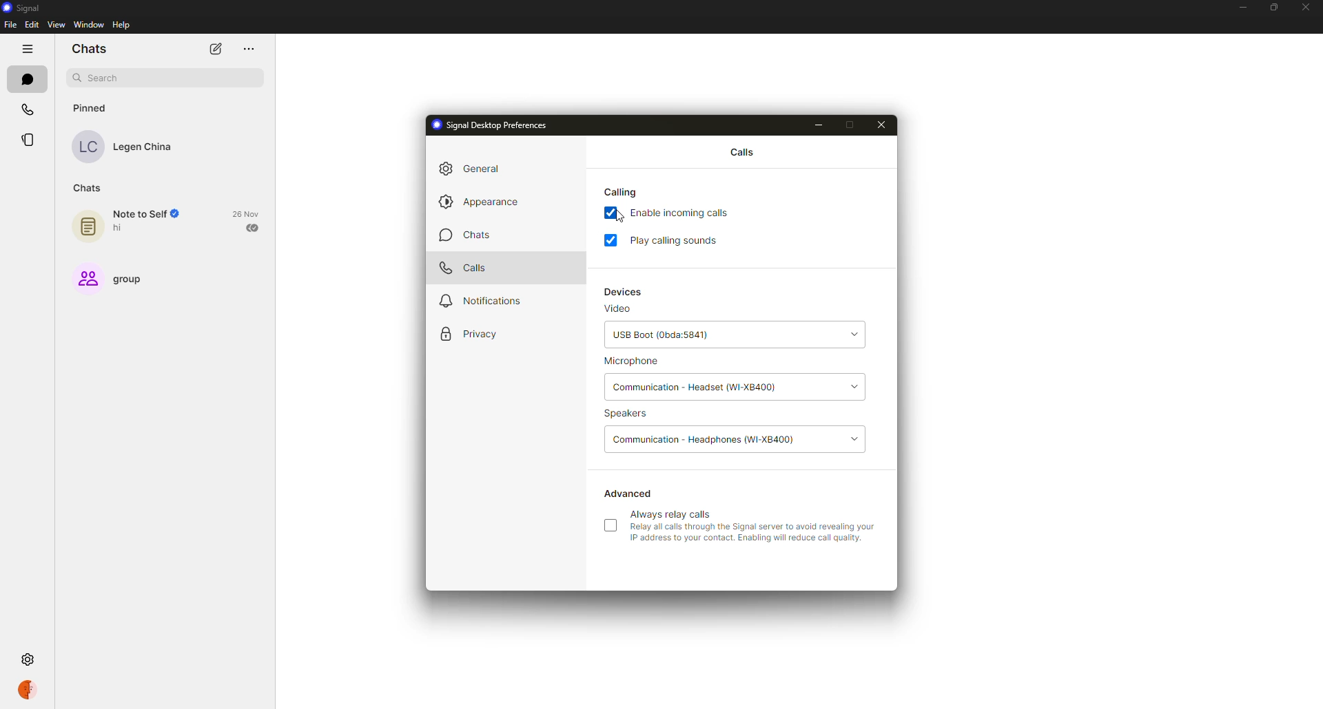  What do you see at coordinates (30, 691) in the screenshot?
I see `profile` at bounding box center [30, 691].